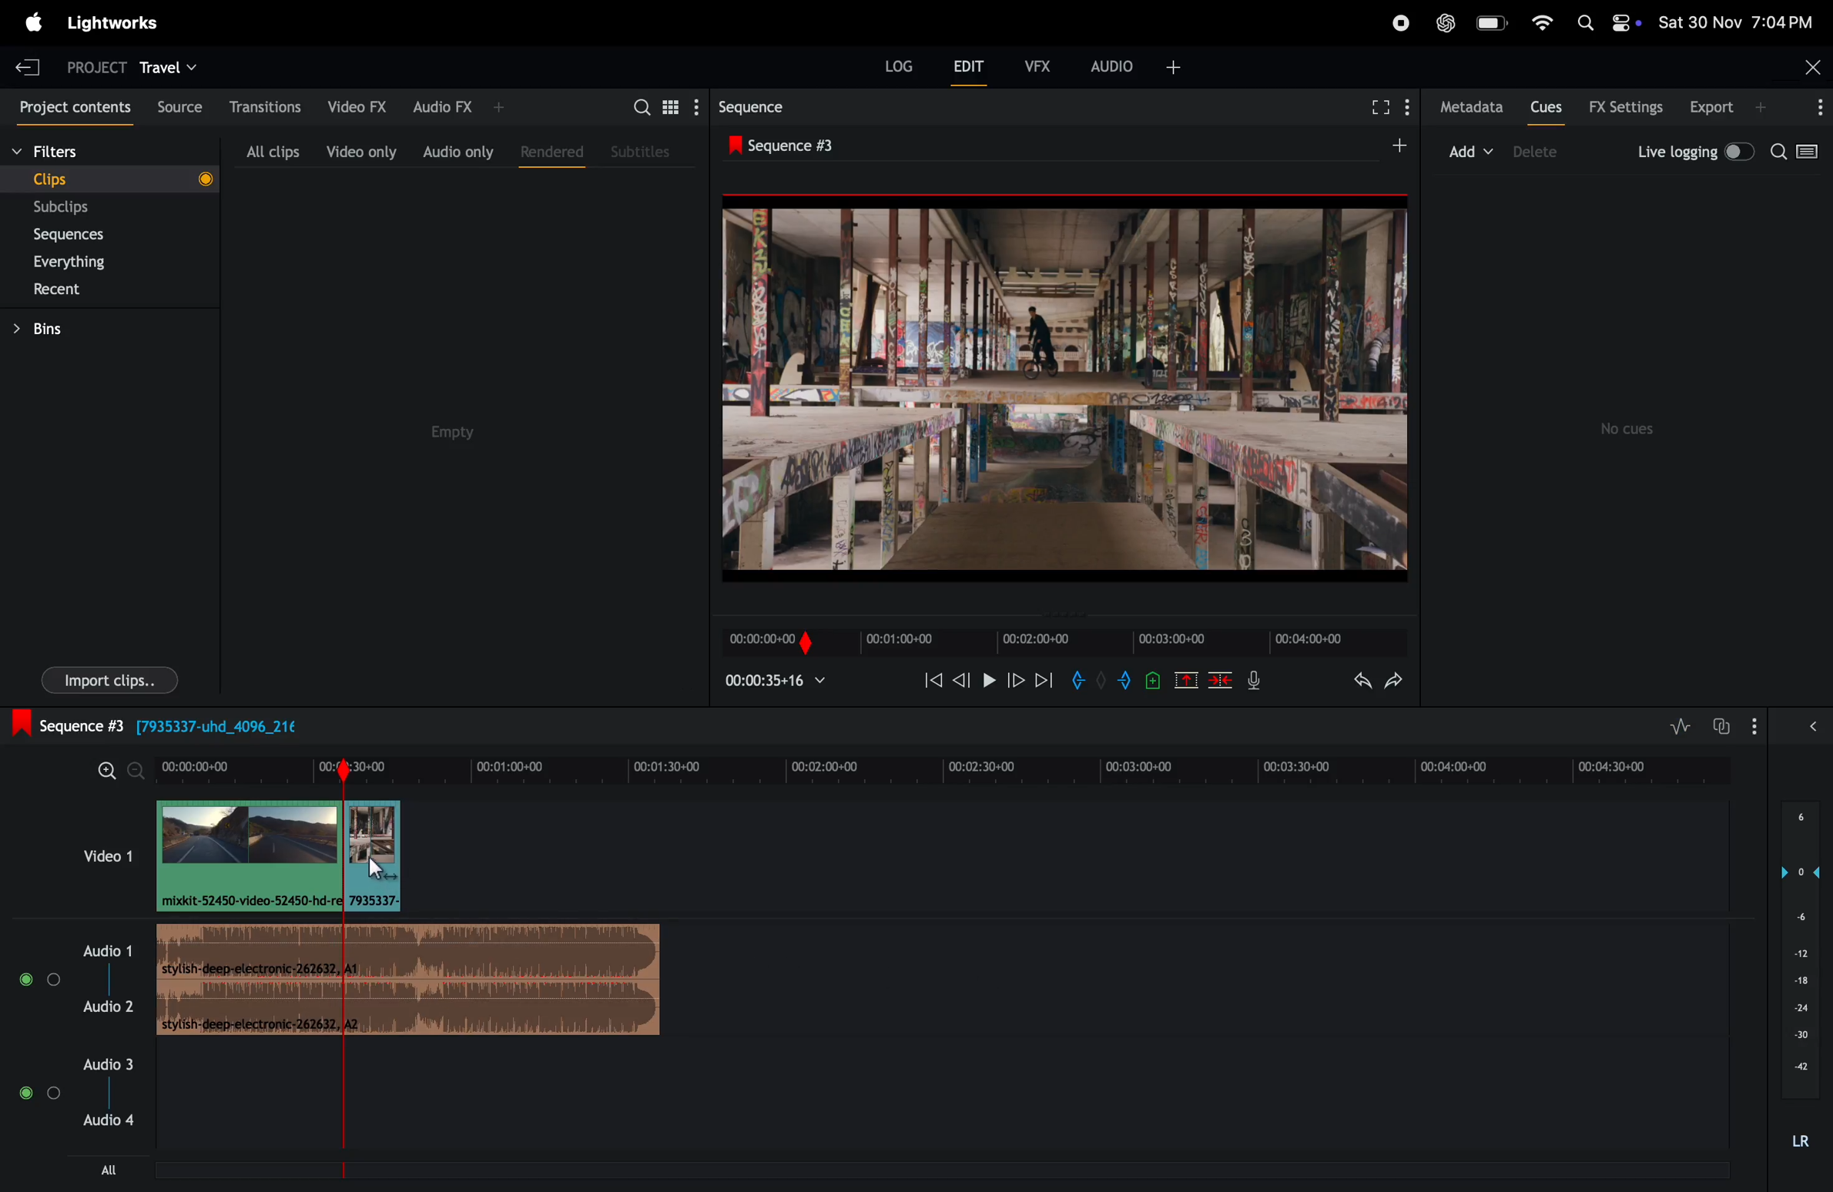  I want to click on -12 (layers), so click(1794, 953).